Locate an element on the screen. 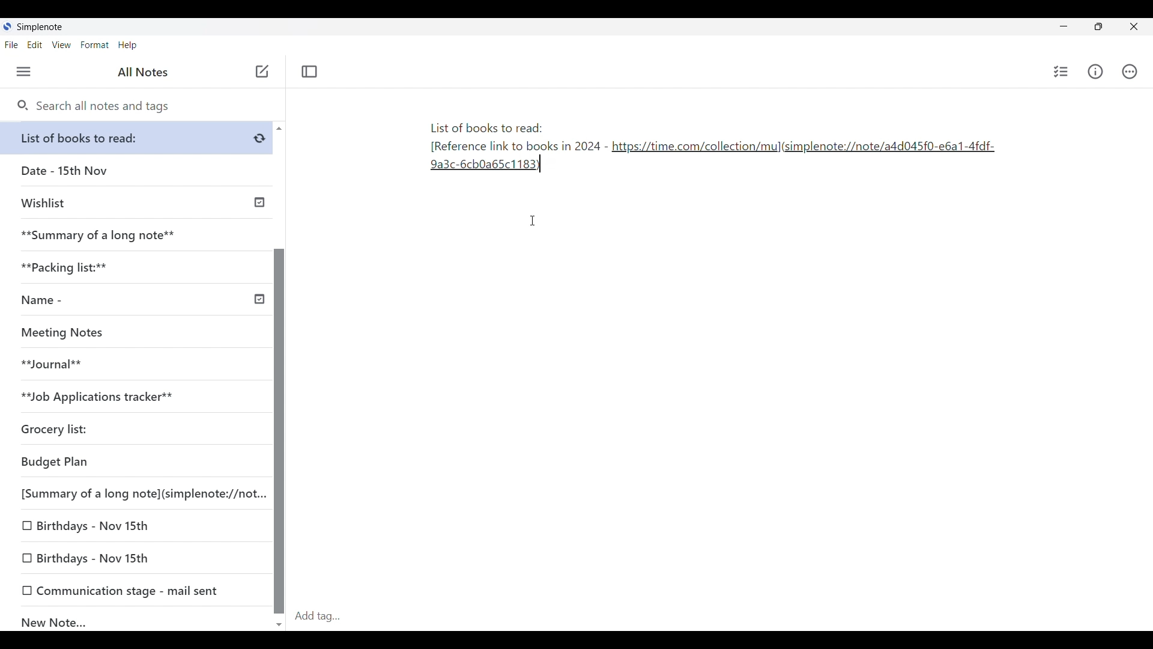 The height and width of the screenshot is (649, 1153). Budget Plan is located at coordinates (135, 463).